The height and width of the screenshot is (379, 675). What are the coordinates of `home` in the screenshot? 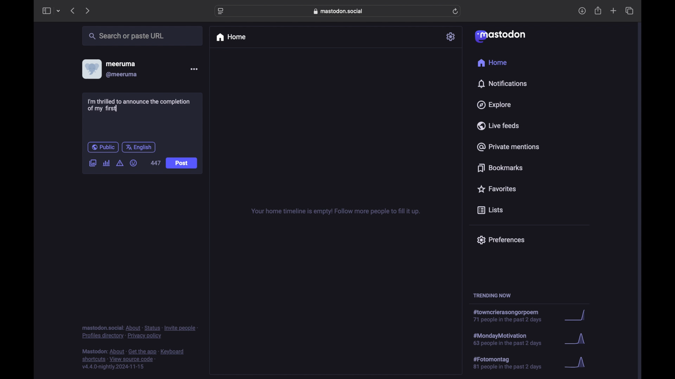 It's located at (493, 62).